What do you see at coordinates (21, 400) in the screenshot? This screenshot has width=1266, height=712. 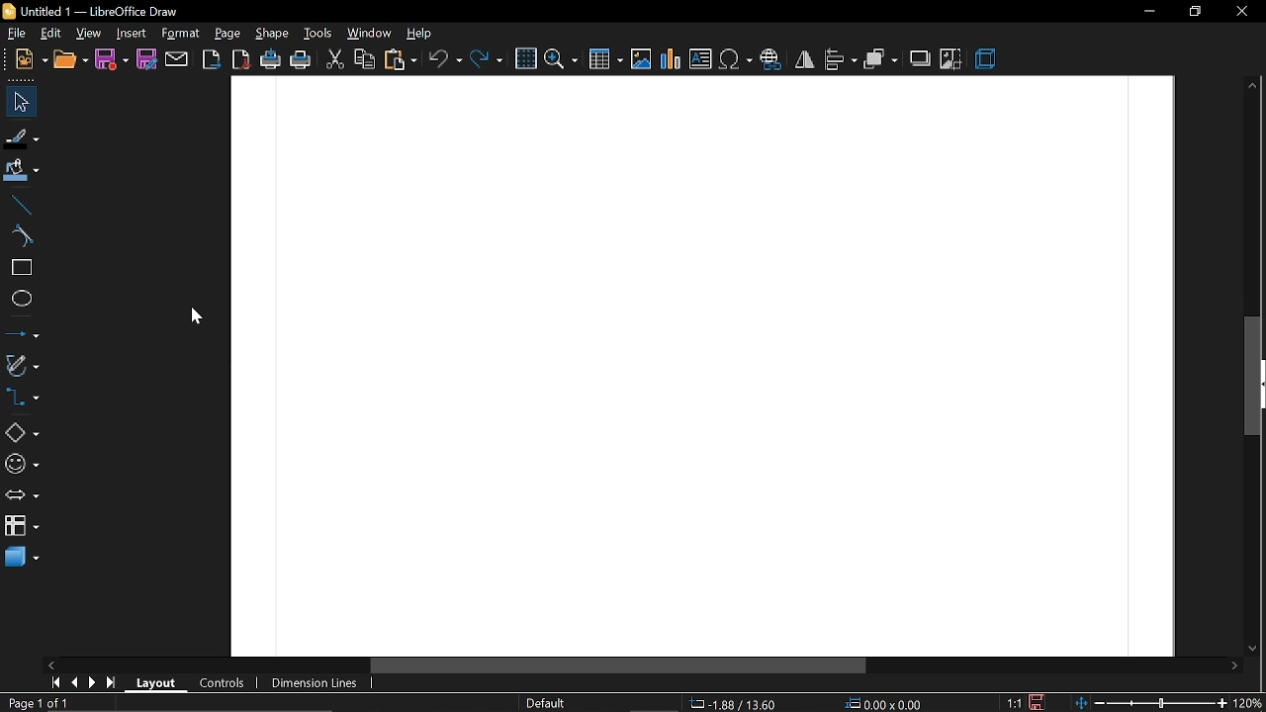 I see `connector` at bounding box center [21, 400].